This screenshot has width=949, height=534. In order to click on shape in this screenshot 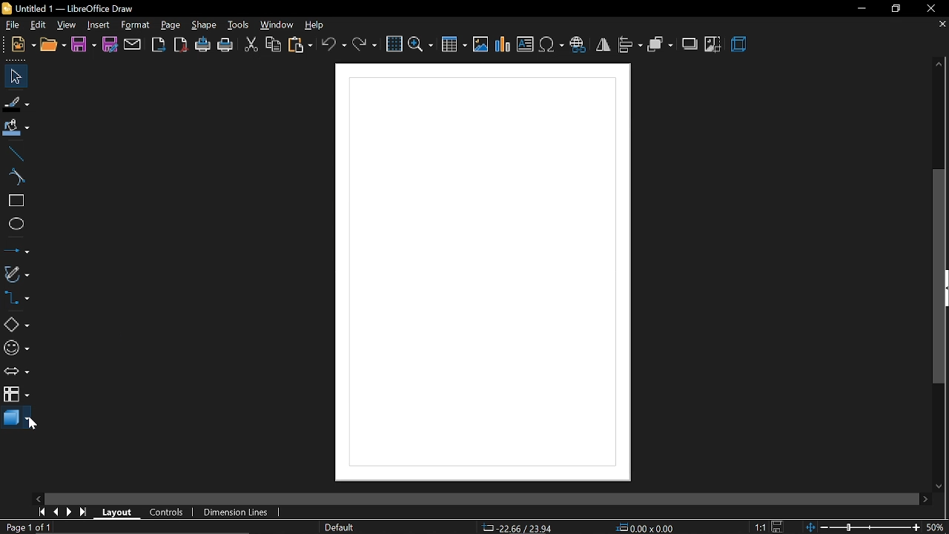, I will do `click(205, 26)`.